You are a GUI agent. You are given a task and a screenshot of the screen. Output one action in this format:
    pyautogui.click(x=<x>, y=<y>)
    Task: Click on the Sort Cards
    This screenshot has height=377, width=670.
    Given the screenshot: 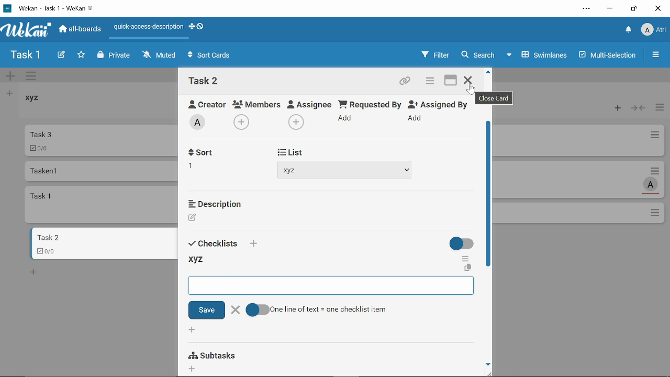 What is the action you would take?
    pyautogui.click(x=211, y=56)
    